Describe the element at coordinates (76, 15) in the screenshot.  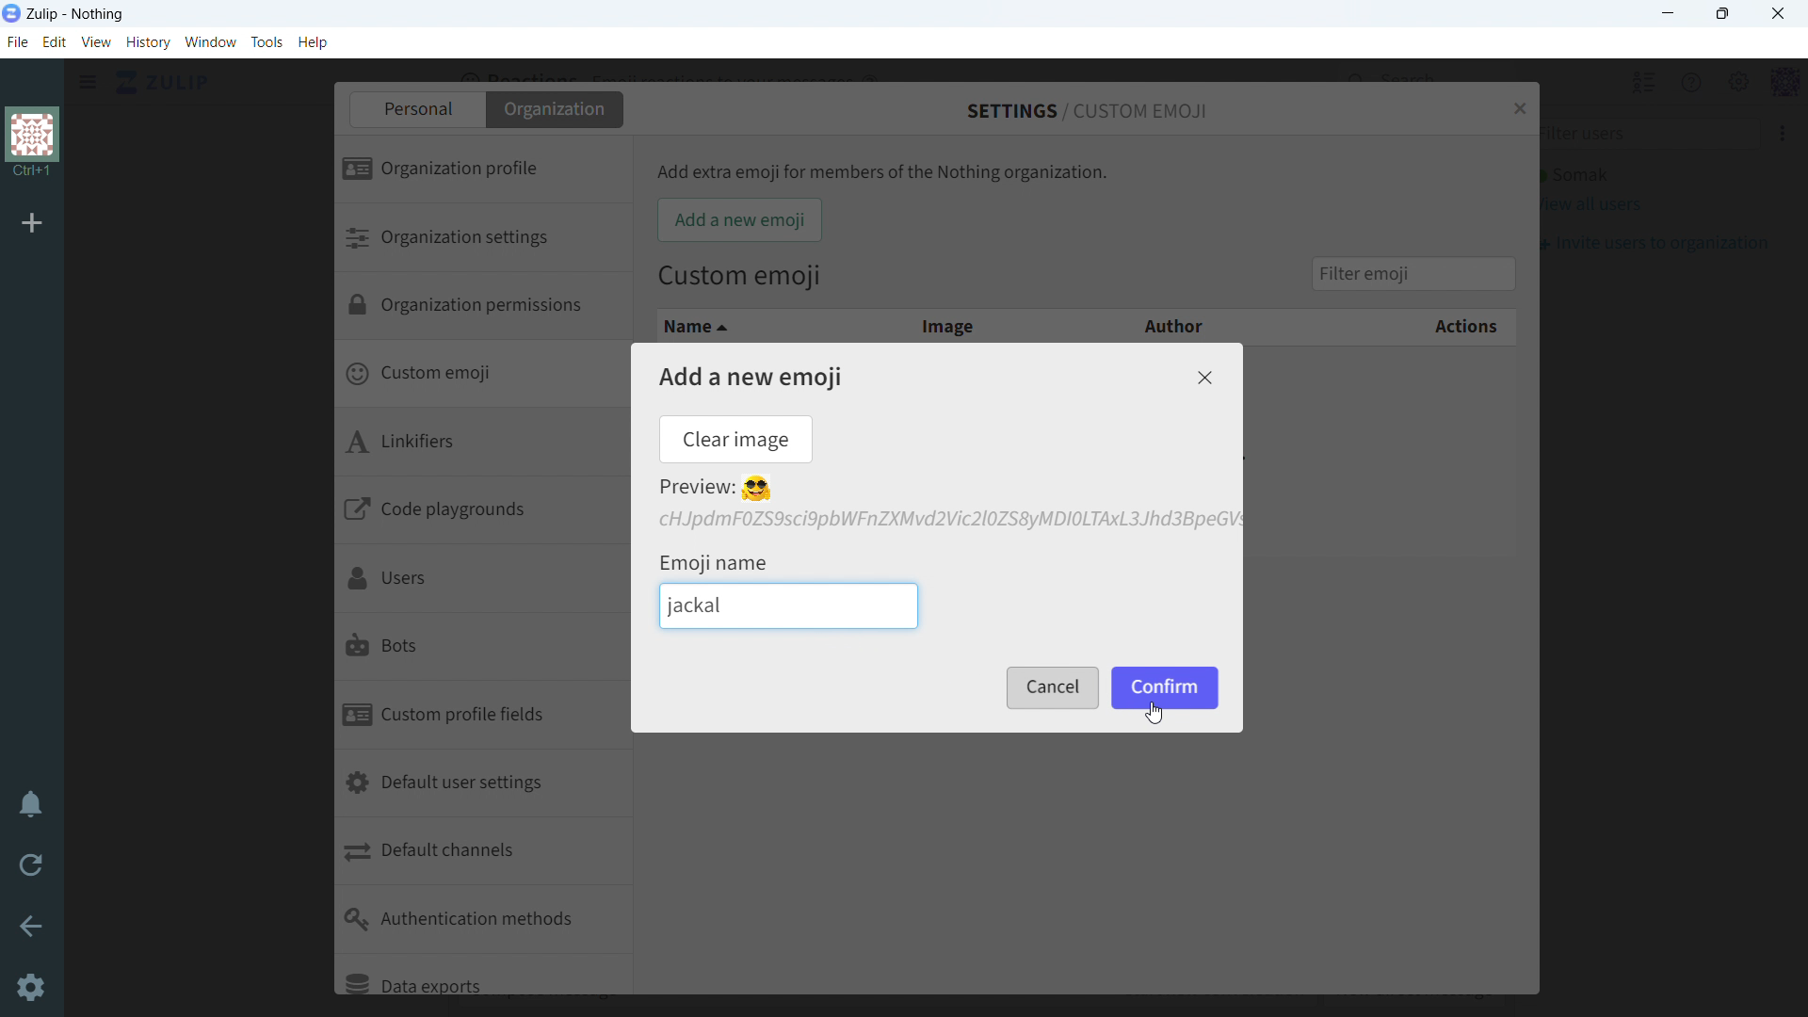
I see `title` at that location.